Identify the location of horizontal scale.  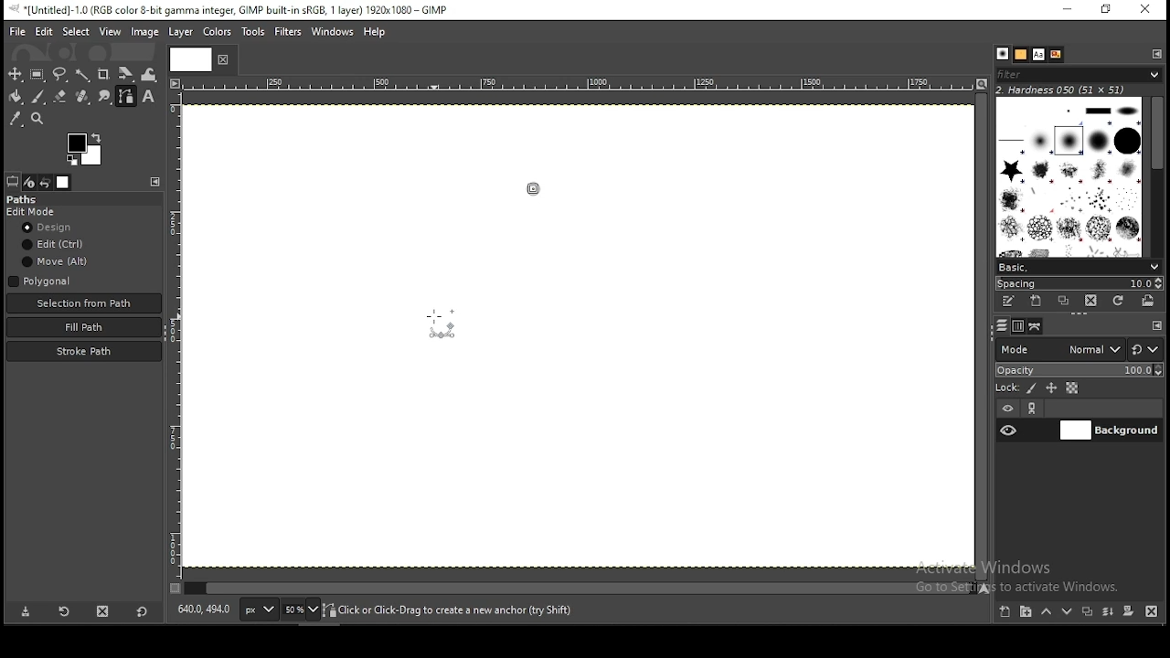
(577, 86).